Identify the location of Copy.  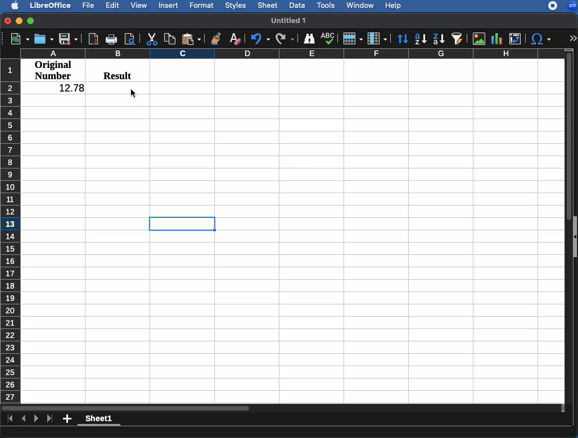
(169, 38).